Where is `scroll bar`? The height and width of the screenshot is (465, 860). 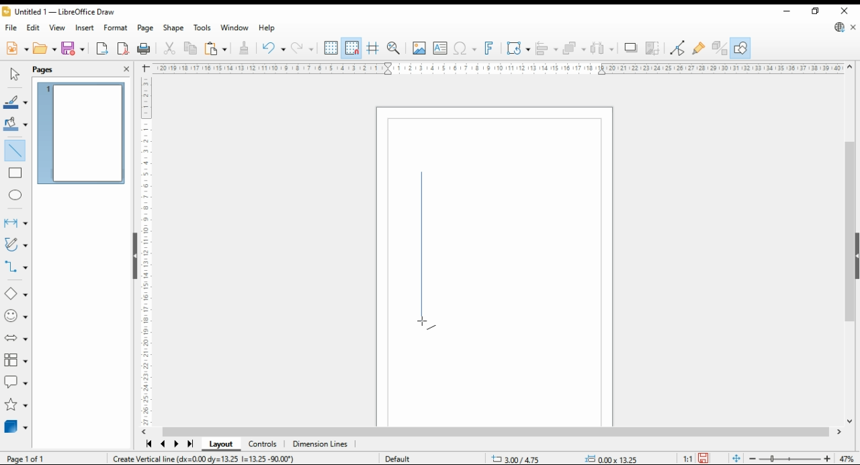 scroll bar is located at coordinates (846, 243).